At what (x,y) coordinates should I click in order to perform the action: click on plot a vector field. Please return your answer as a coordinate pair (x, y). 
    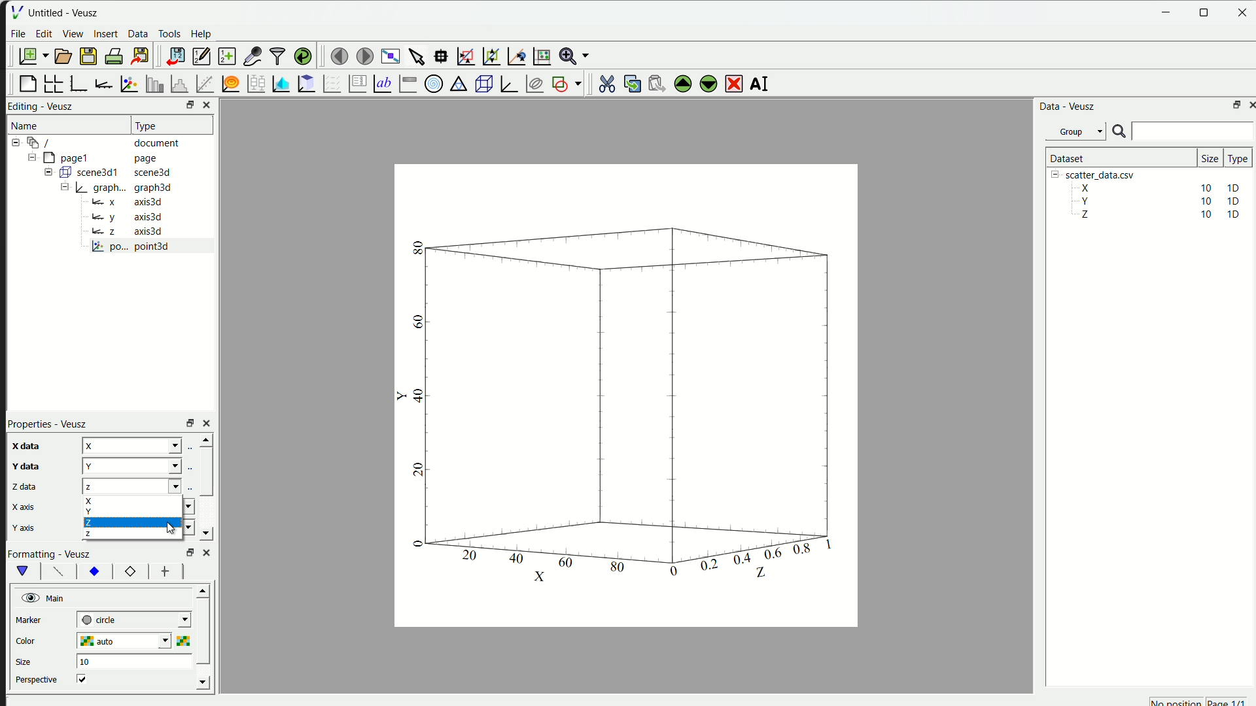
    Looking at the image, I should click on (330, 84).